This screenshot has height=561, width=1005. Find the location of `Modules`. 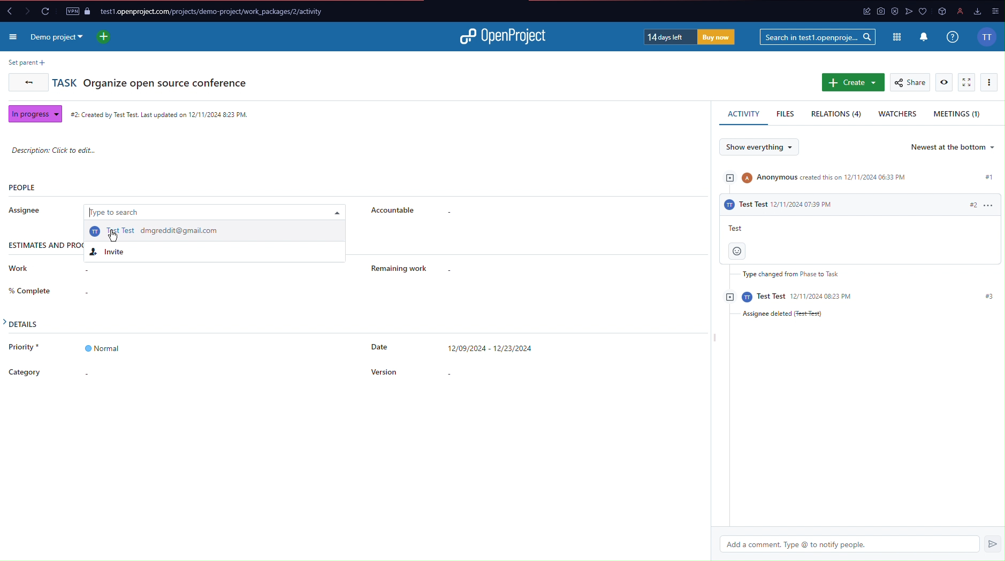

Modules is located at coordinates (897, 38).